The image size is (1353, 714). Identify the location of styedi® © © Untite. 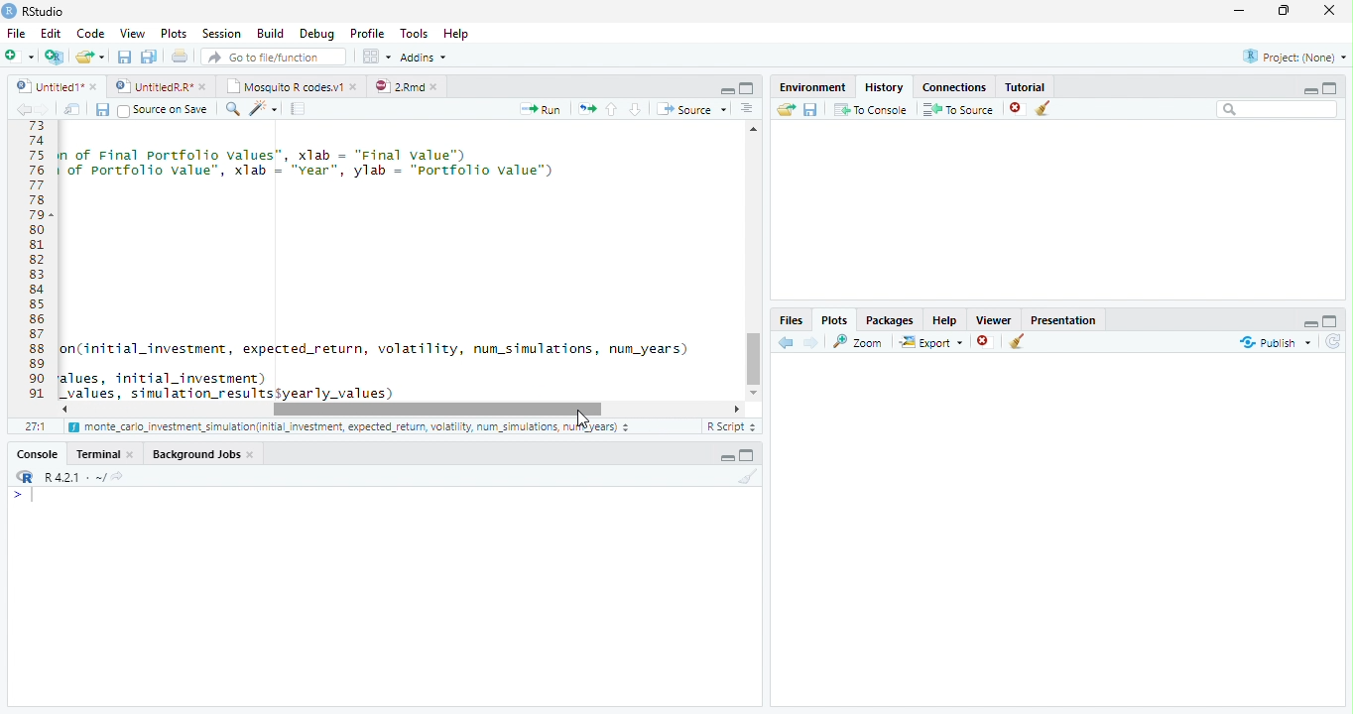
(161, 86).